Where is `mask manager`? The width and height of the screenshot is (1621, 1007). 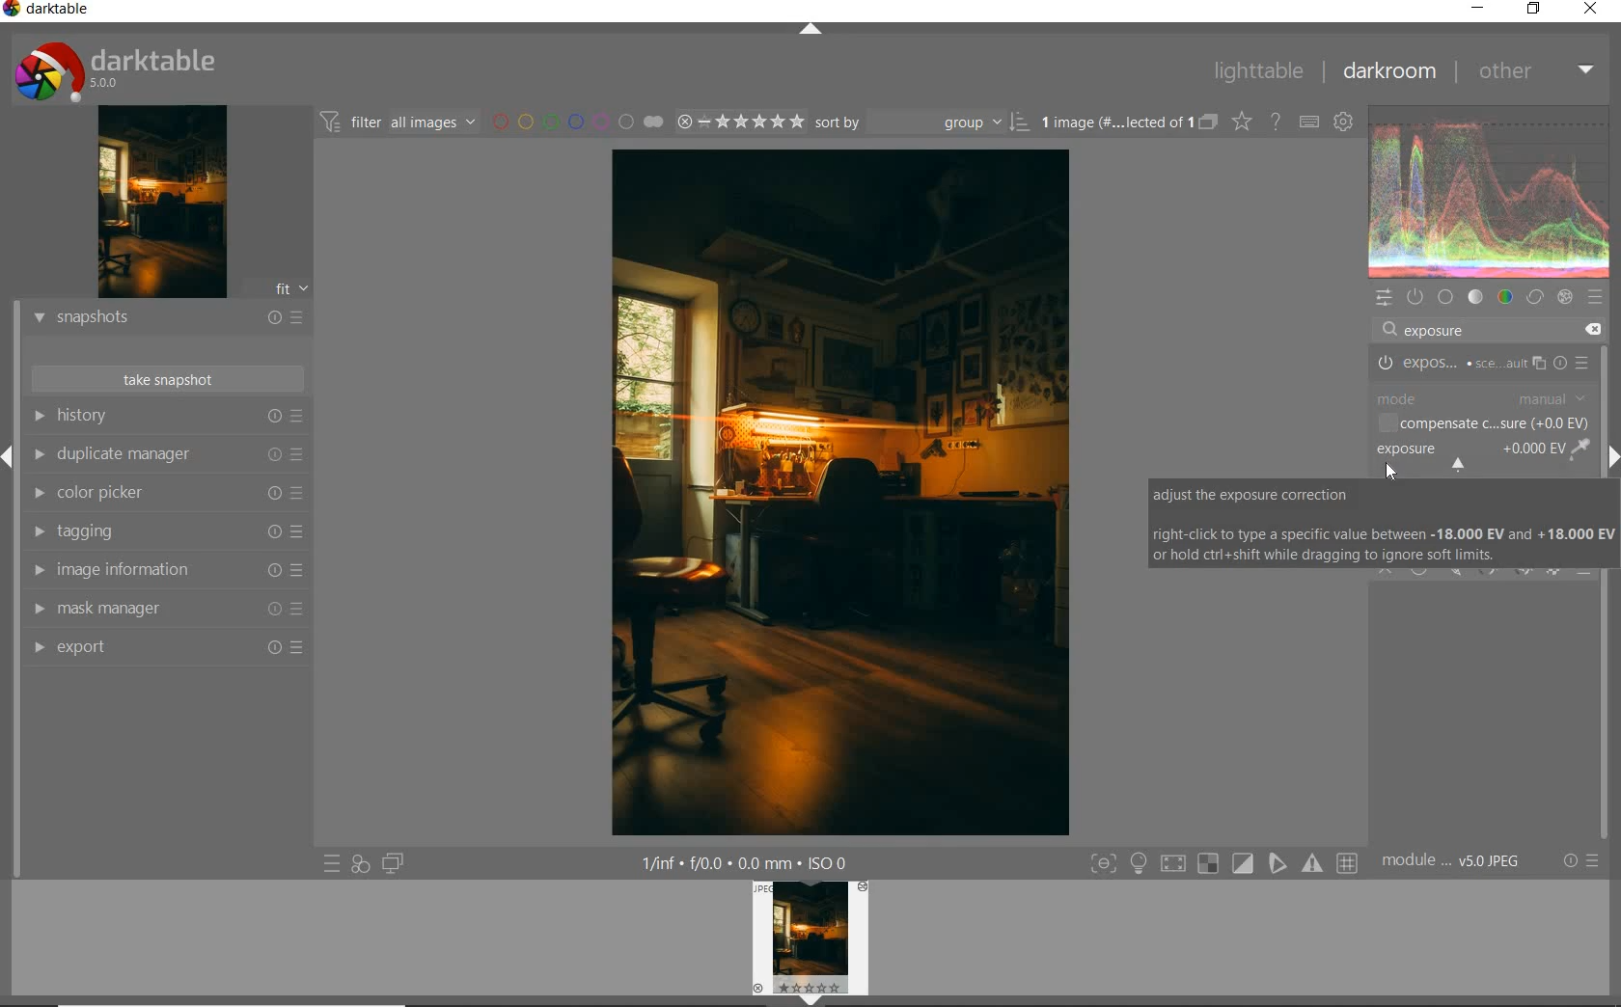
mask manager is located at coordinates (163, 611).